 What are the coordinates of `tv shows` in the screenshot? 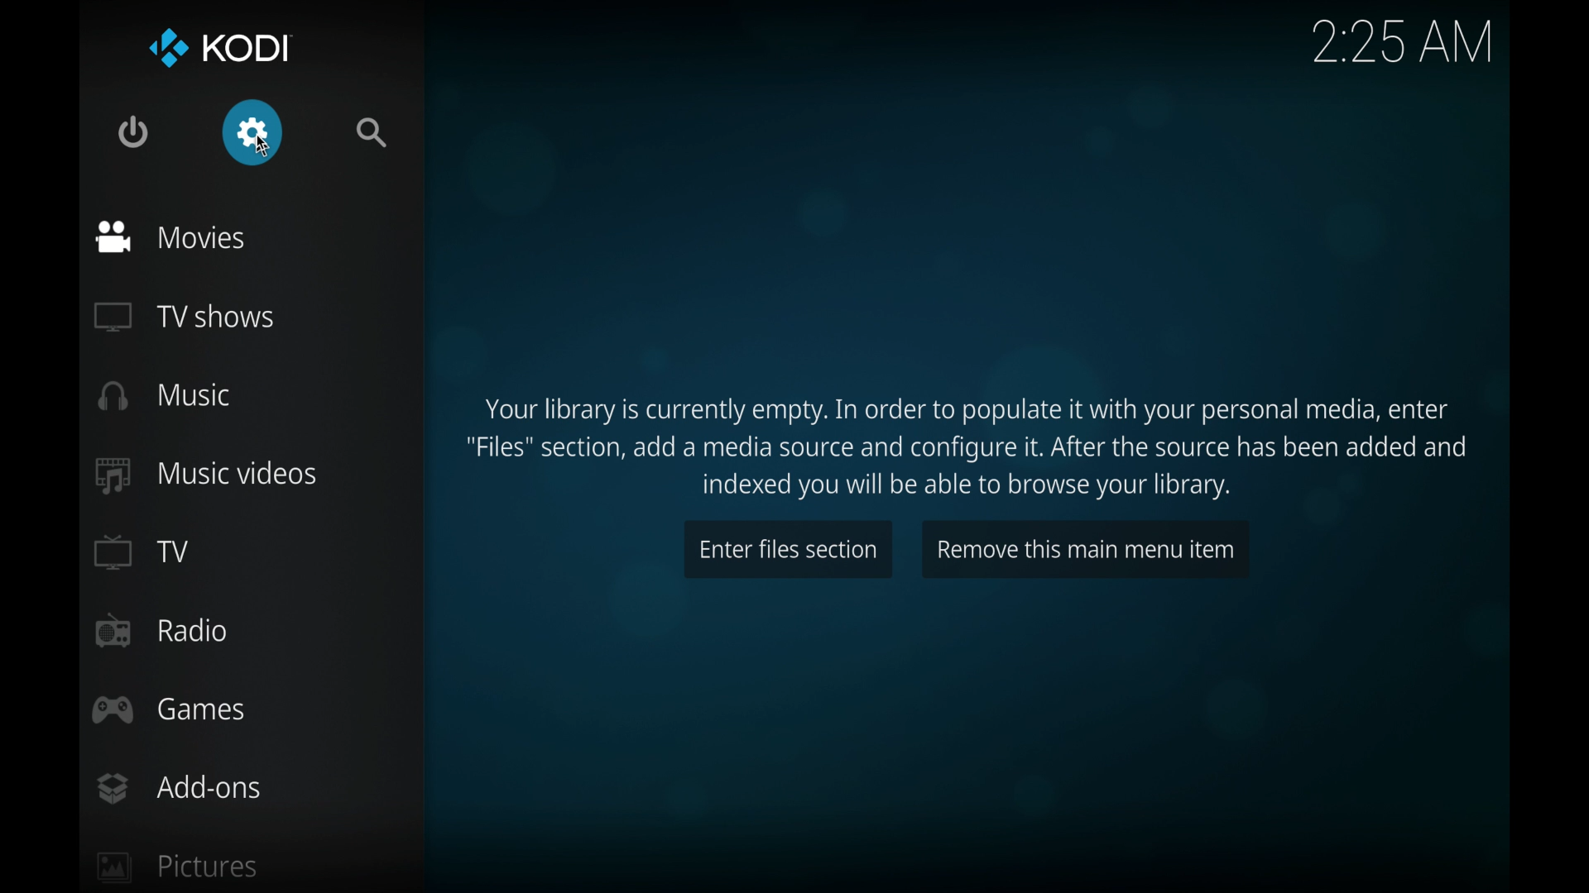 It's located at (180, 318).